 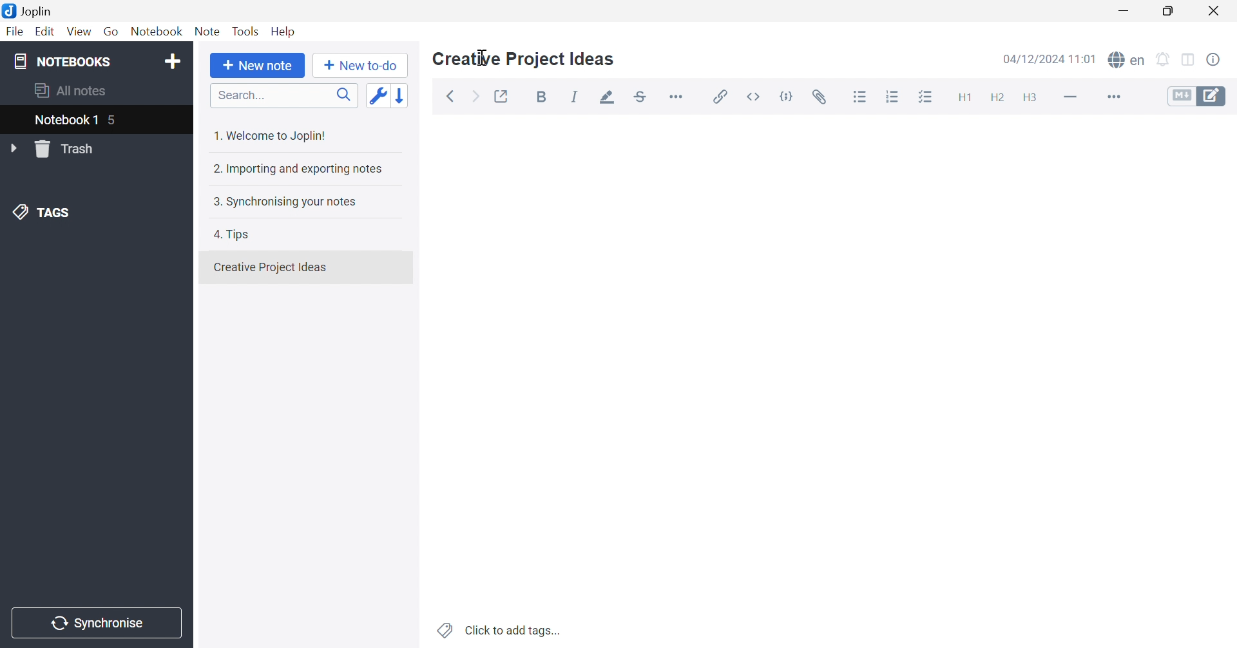 What do you see at coordinates (964, 99) in the screenshot?
I see `Heading 1` at bounding box center [964, 99].